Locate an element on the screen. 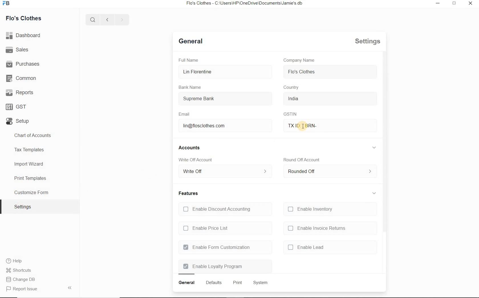  Import Wizard is located at coordinates (29, 164).